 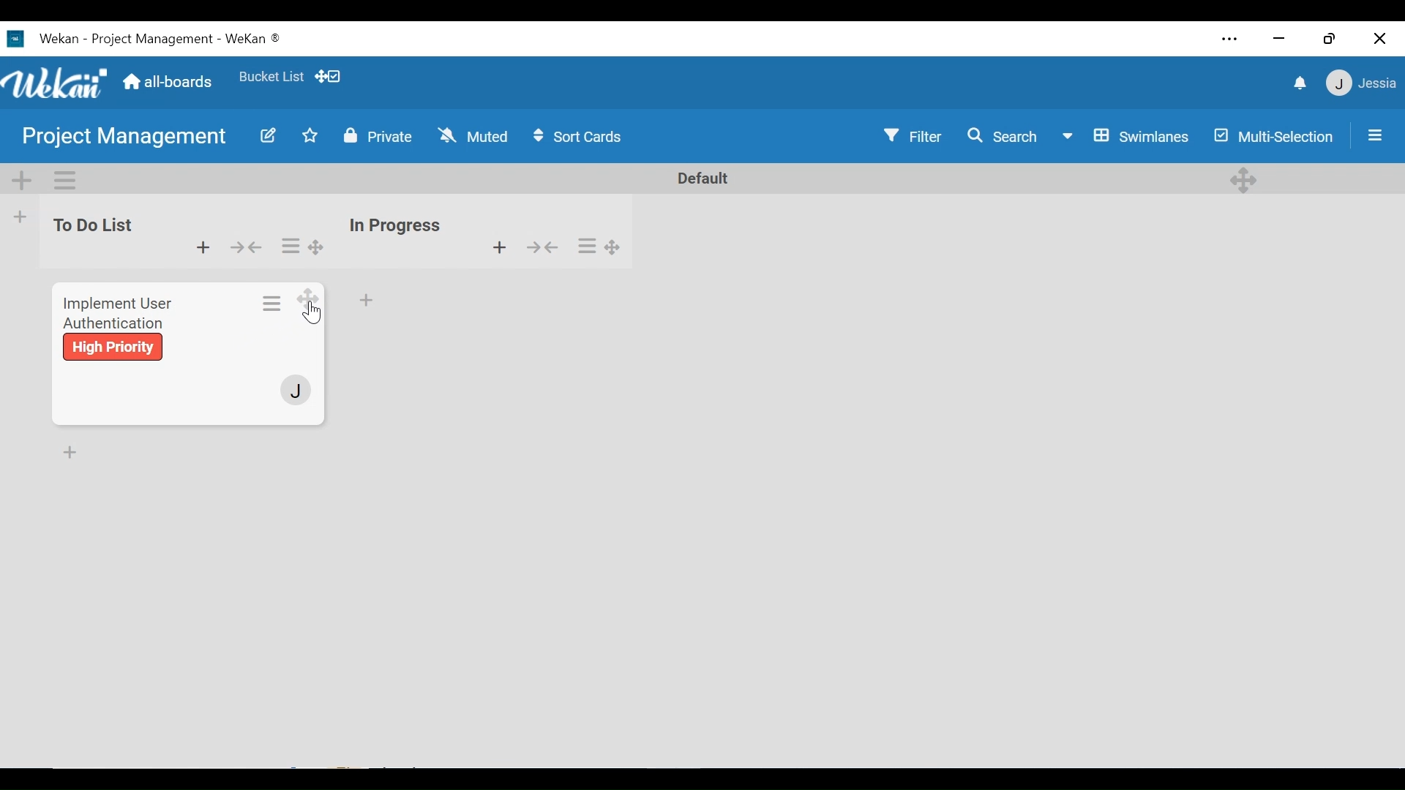 I want to click on Default, so click(x=700, y=179).